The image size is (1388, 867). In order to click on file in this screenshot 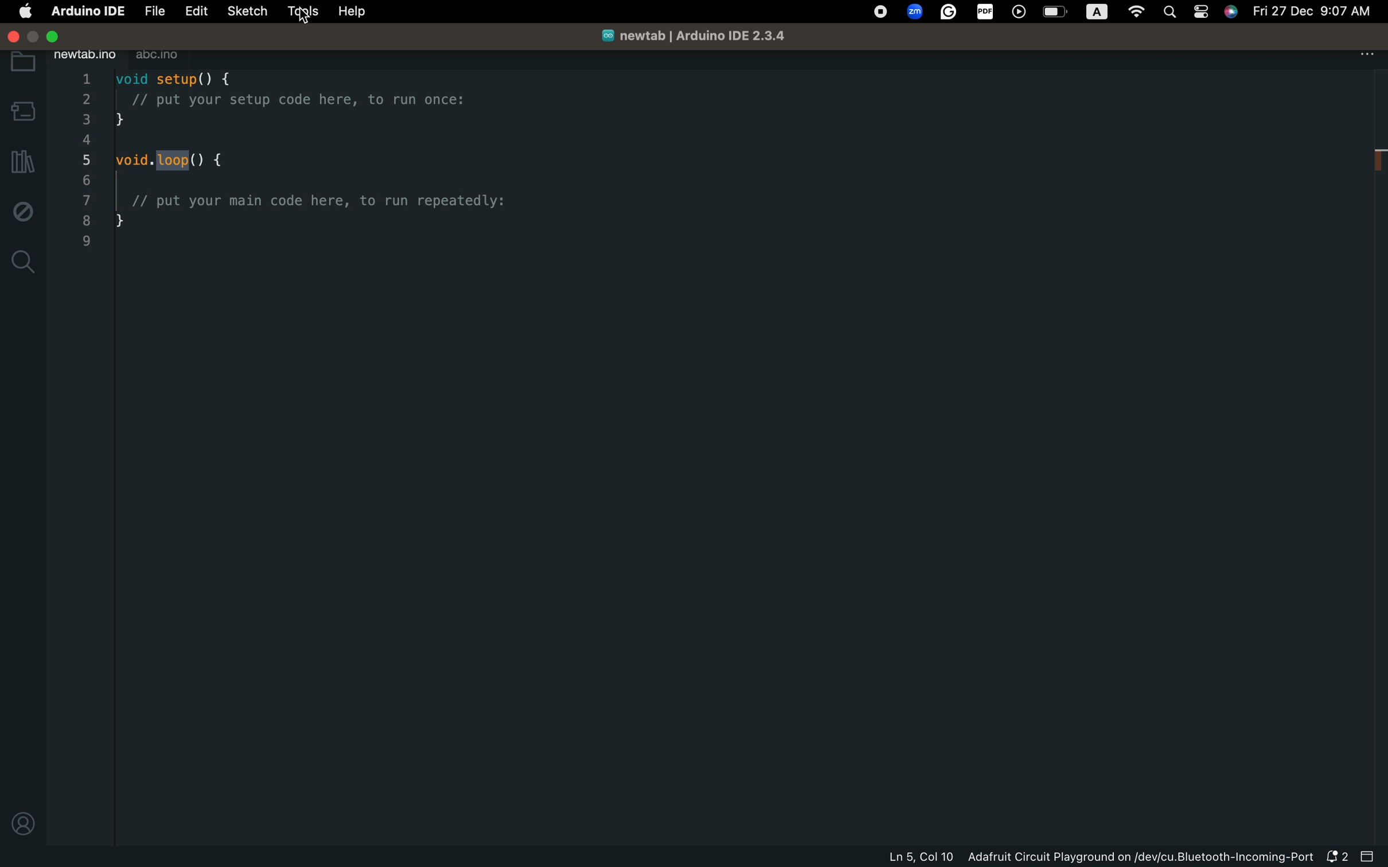, I will do `click(153, 11)`.